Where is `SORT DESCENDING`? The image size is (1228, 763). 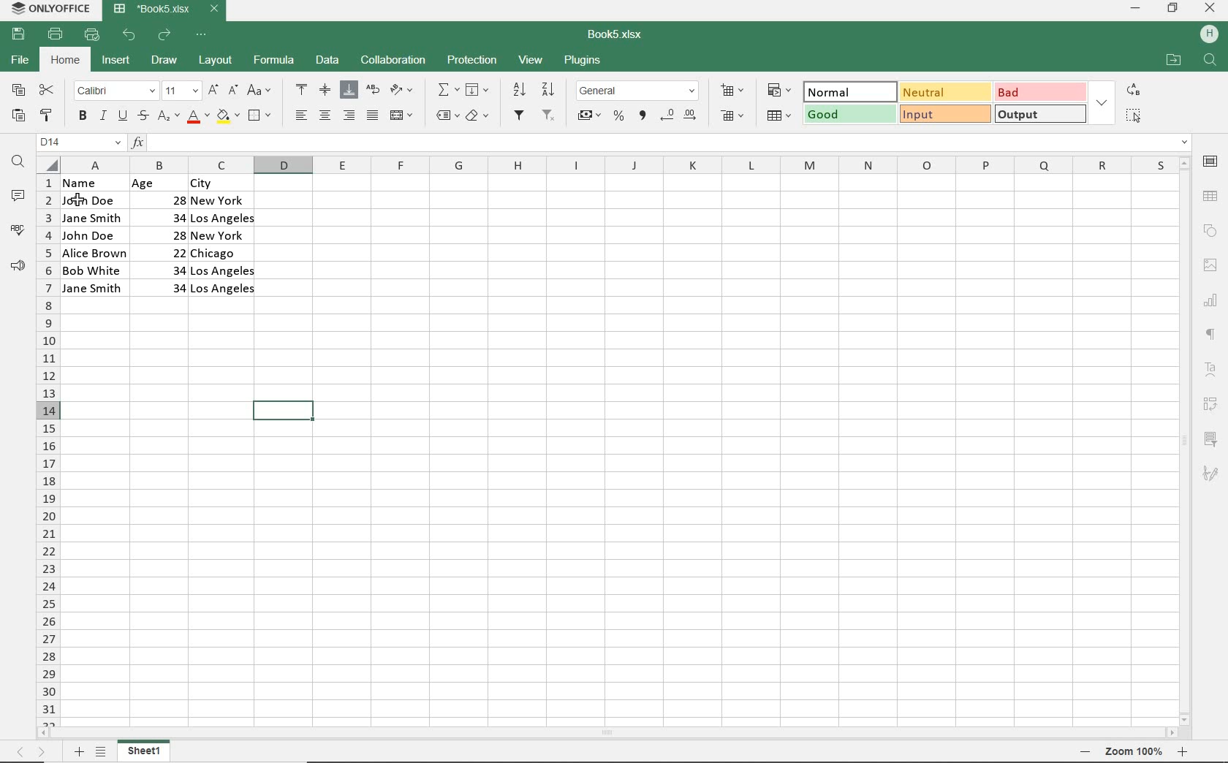
SORT DESCENDING is located at coordinates (550, 89).